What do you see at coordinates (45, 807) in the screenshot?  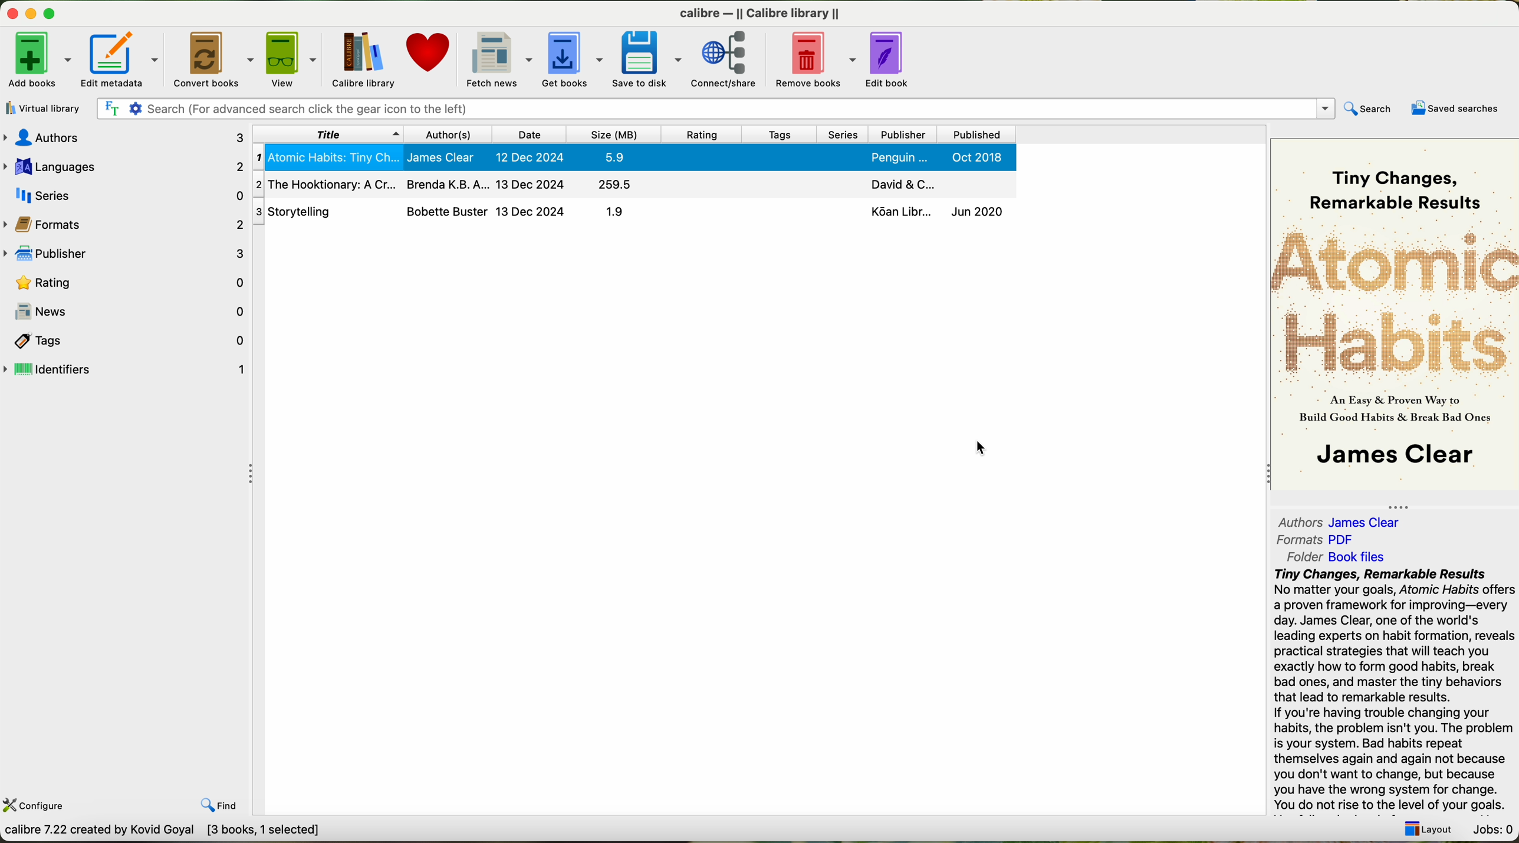 I see `configure` at bounding box center [45, 807].